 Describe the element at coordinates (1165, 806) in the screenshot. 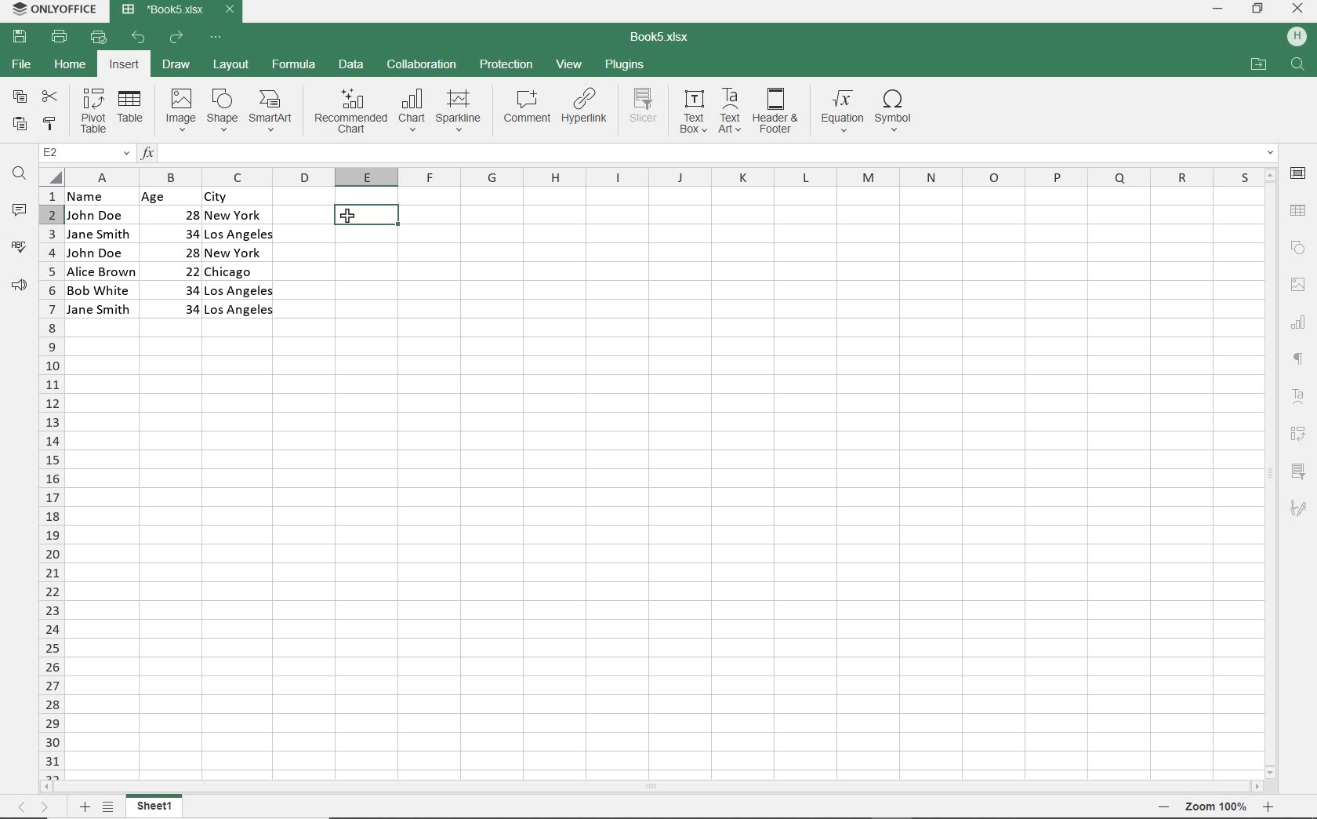

I see `zoom out` at that location.